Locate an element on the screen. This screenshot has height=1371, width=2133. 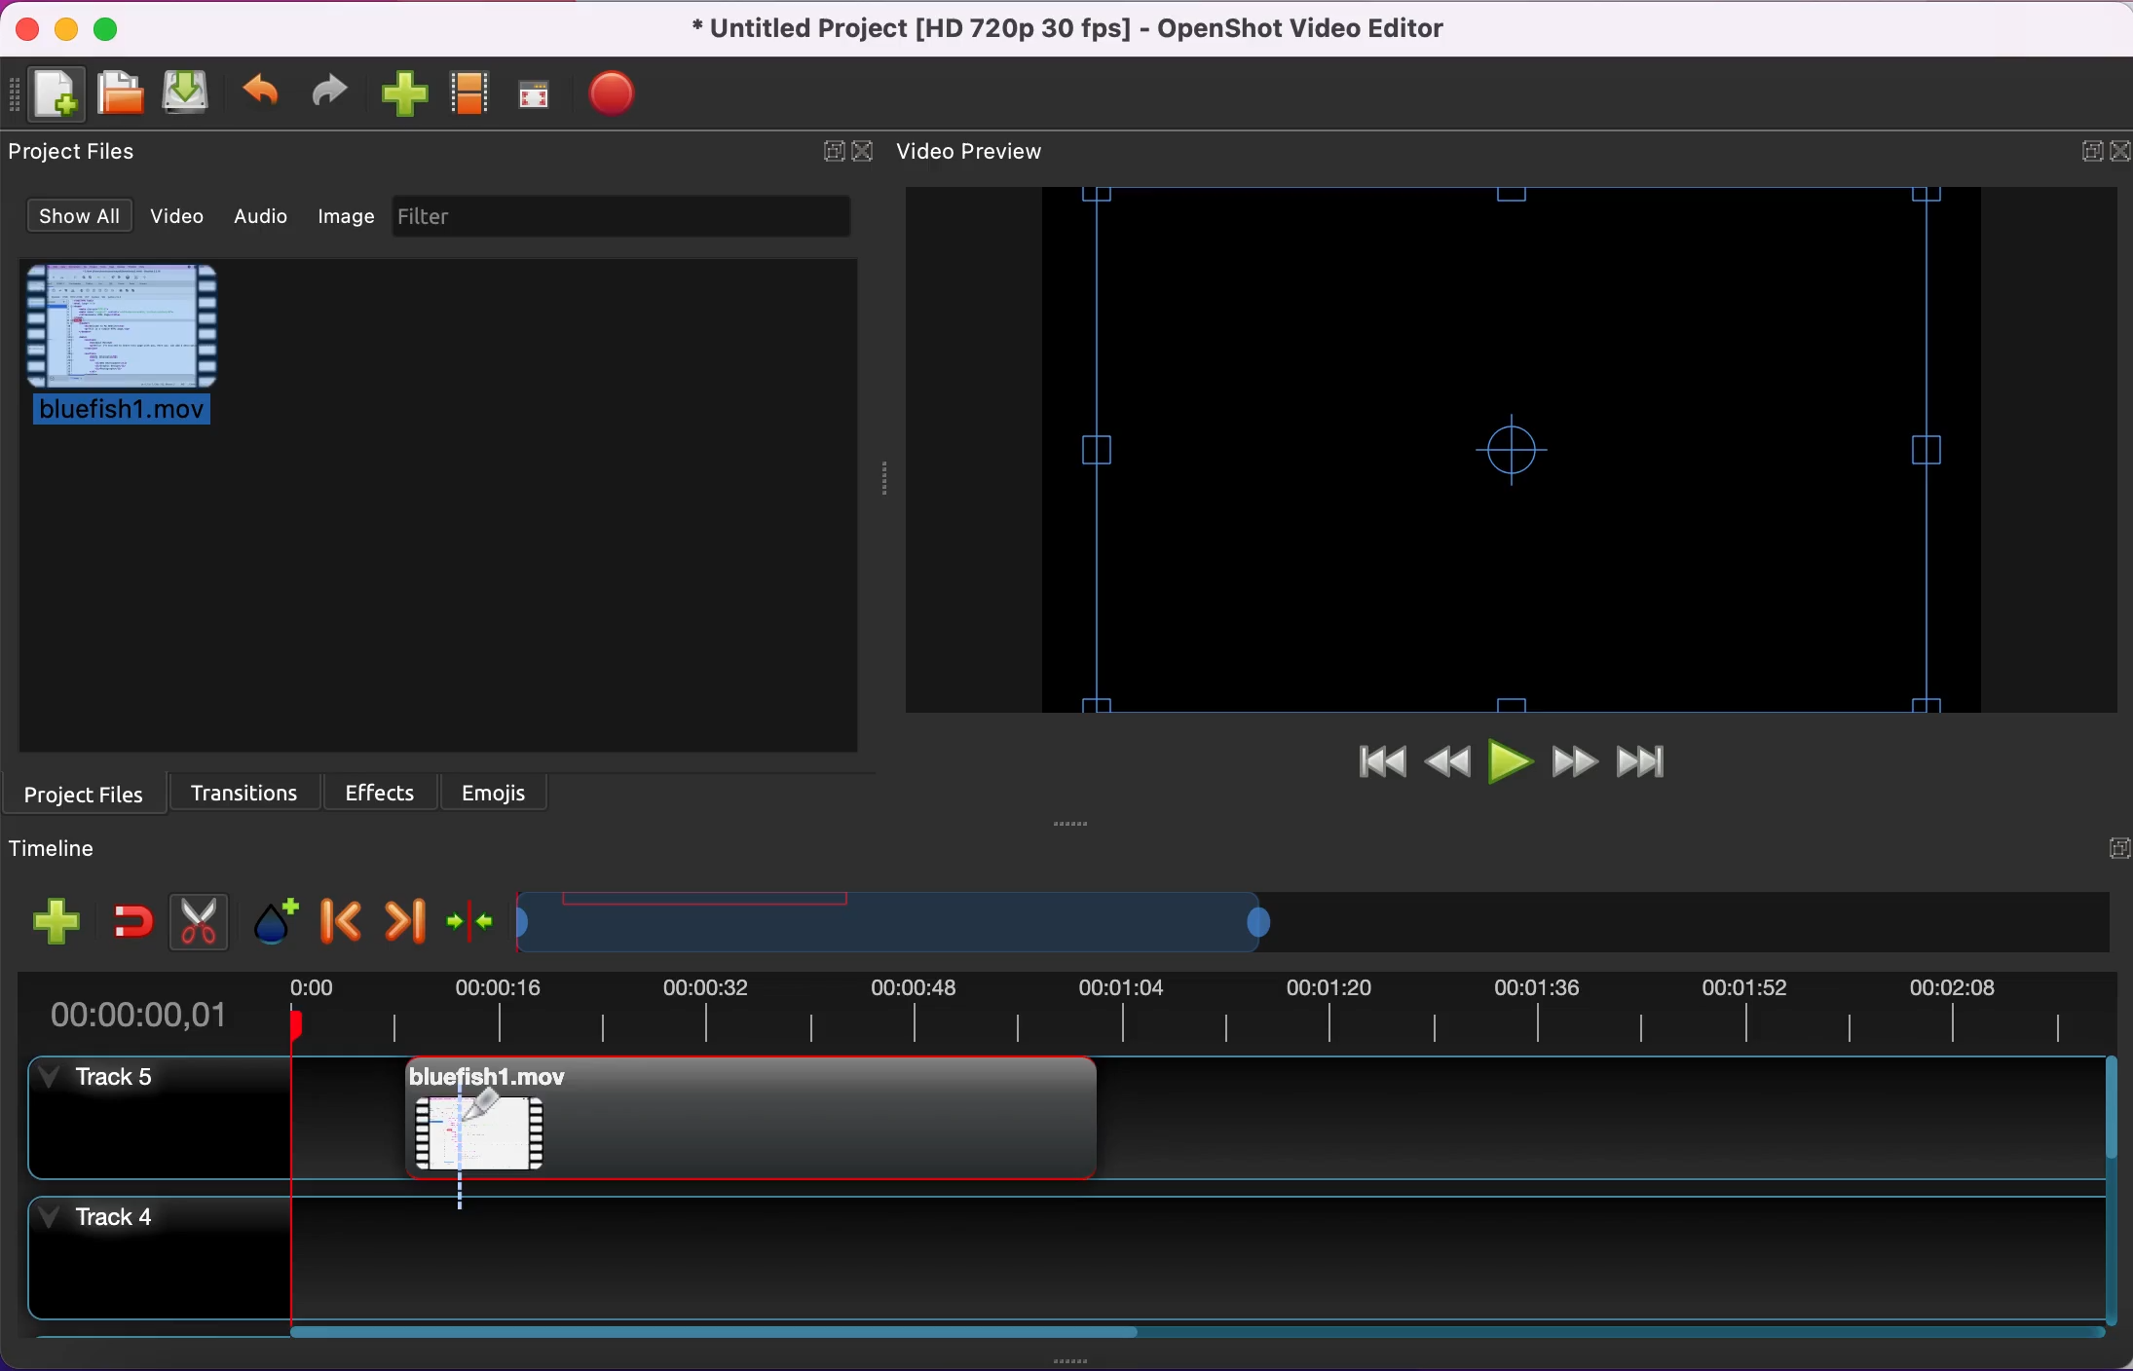
show all is located at coordinates (71, 217).